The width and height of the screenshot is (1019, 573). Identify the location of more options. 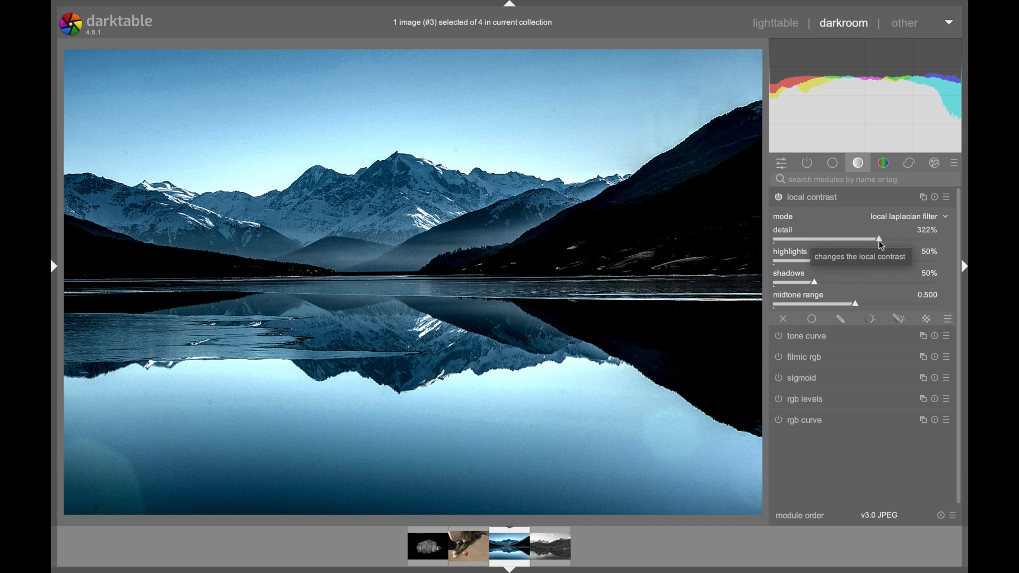
(935, 419).